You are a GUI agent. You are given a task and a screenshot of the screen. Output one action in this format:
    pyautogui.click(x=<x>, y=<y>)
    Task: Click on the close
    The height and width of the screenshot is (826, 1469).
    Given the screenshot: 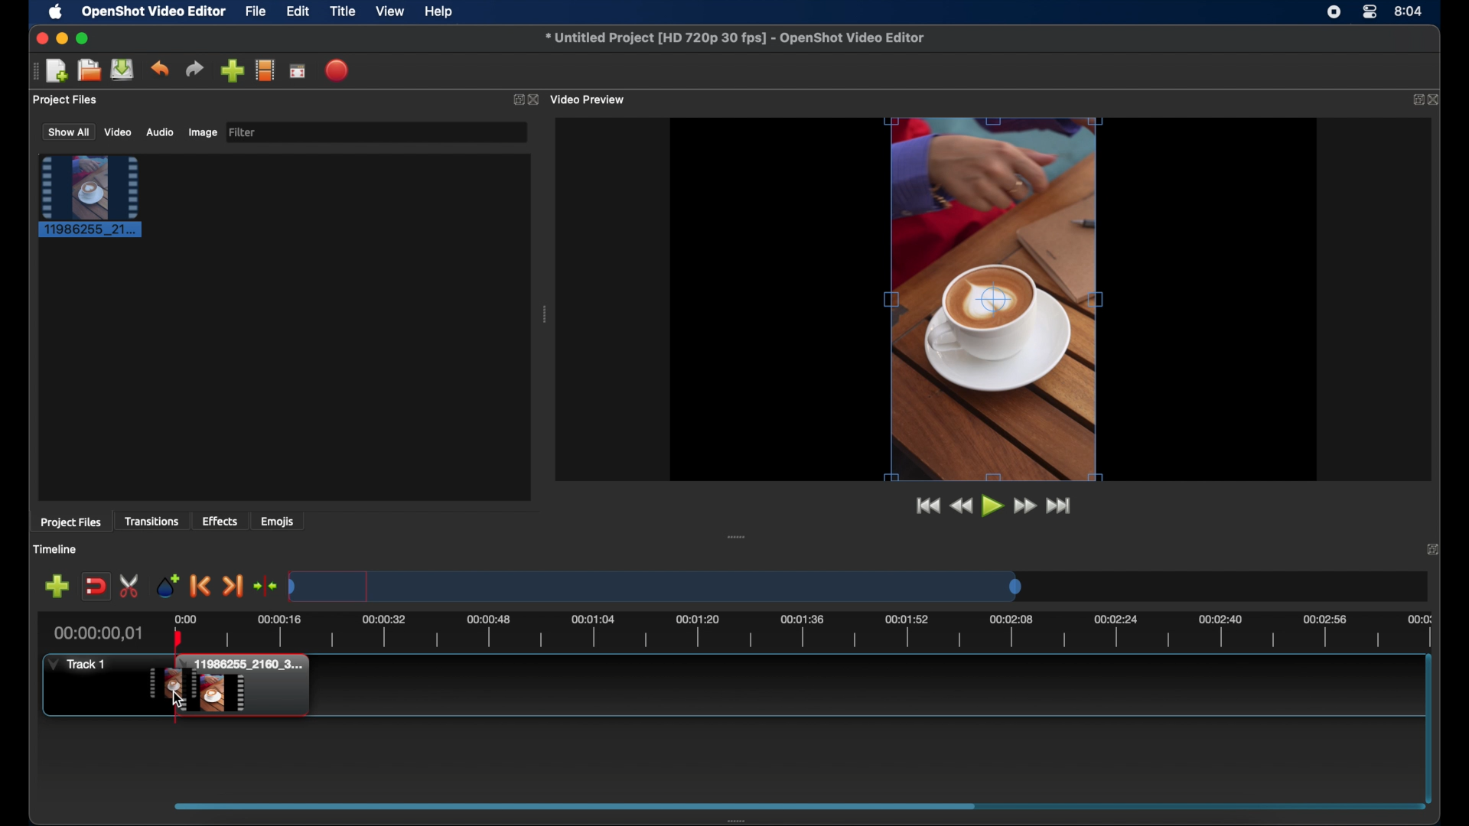 What is the action you would take?
    pyautogui.click(x=534, y=99)
    